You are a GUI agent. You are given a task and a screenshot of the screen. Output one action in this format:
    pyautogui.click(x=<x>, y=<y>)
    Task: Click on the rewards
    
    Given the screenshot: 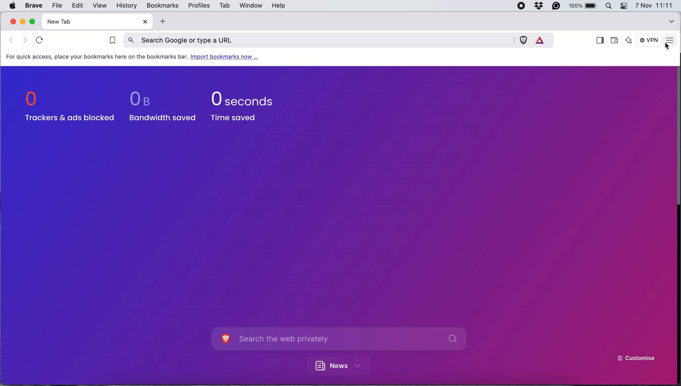 What is the action you would take?
    pyautogui.click(x=543, y=39)
    